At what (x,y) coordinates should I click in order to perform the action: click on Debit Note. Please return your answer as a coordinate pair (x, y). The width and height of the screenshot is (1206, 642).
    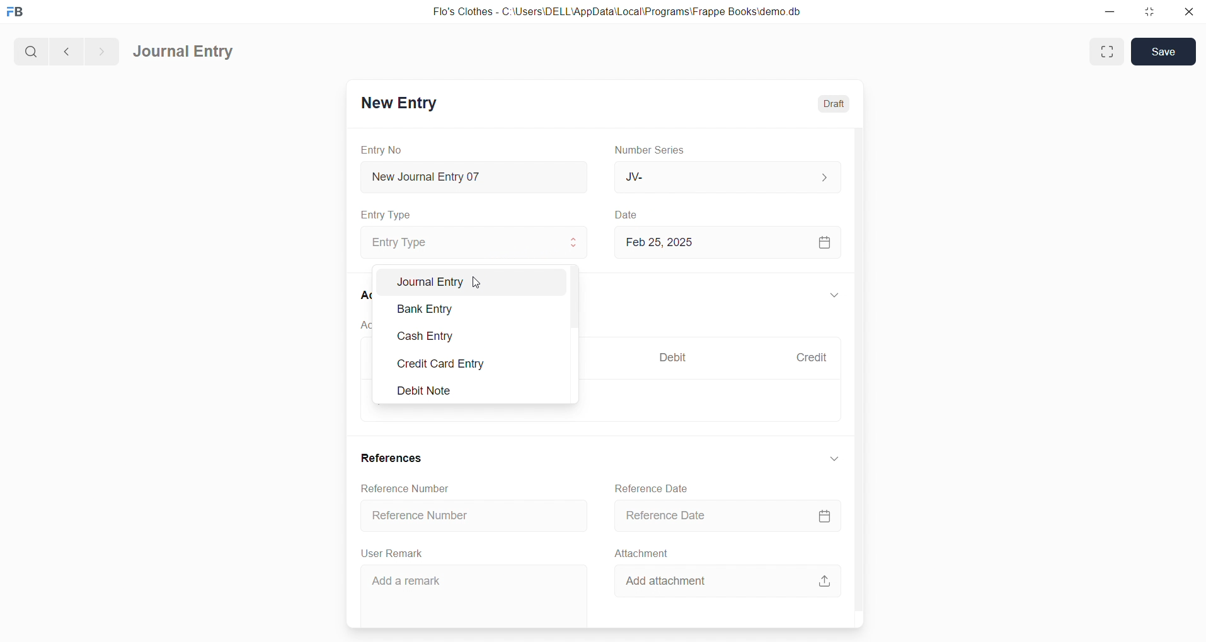
    Looking at the image, I should click on (476, 390).